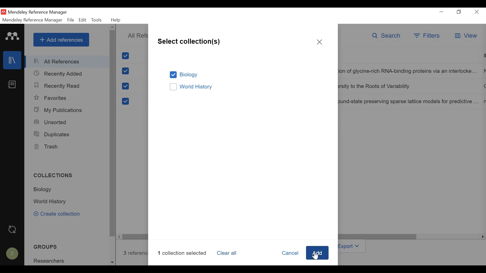 The image size is (486, 273). I want to click on Collection, so click(51, 260).